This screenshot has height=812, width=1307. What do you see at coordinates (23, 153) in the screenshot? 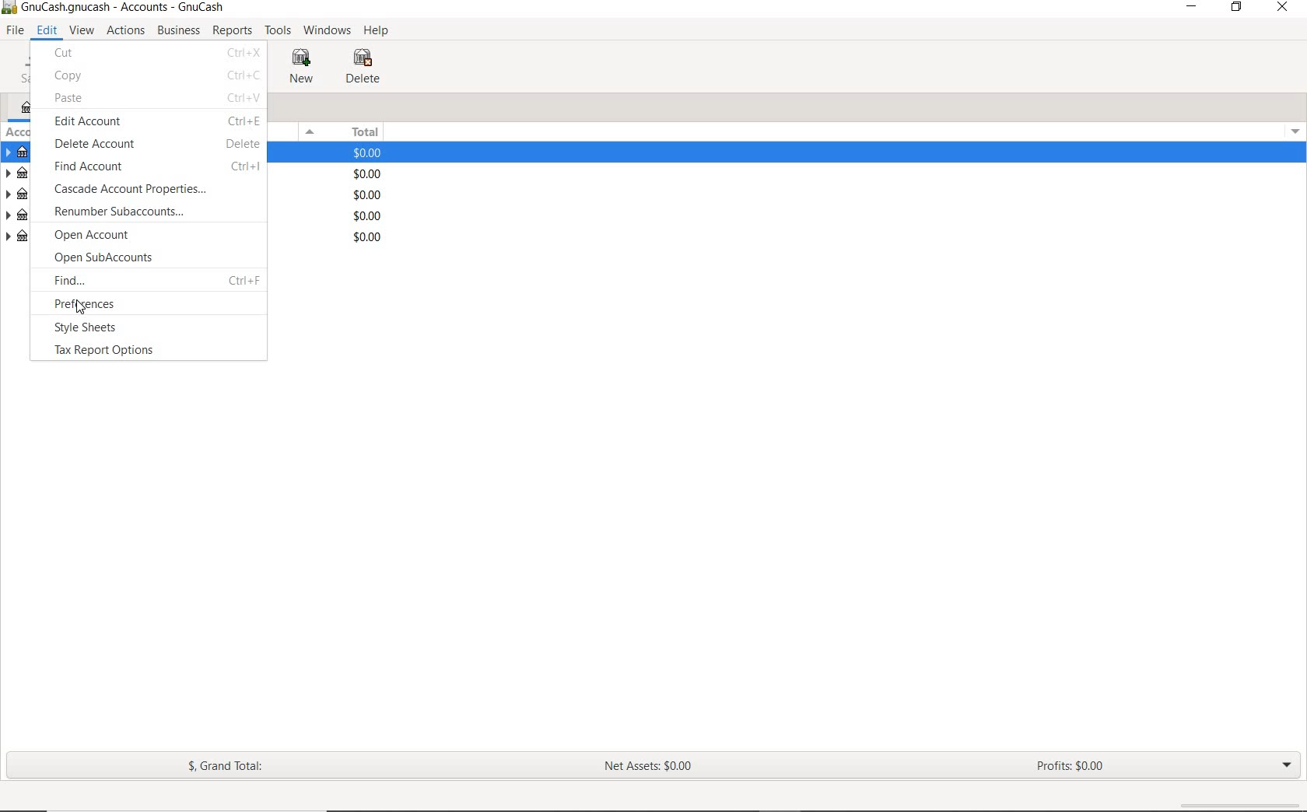
I see `ASSETS` at bounding box center [23, 153].